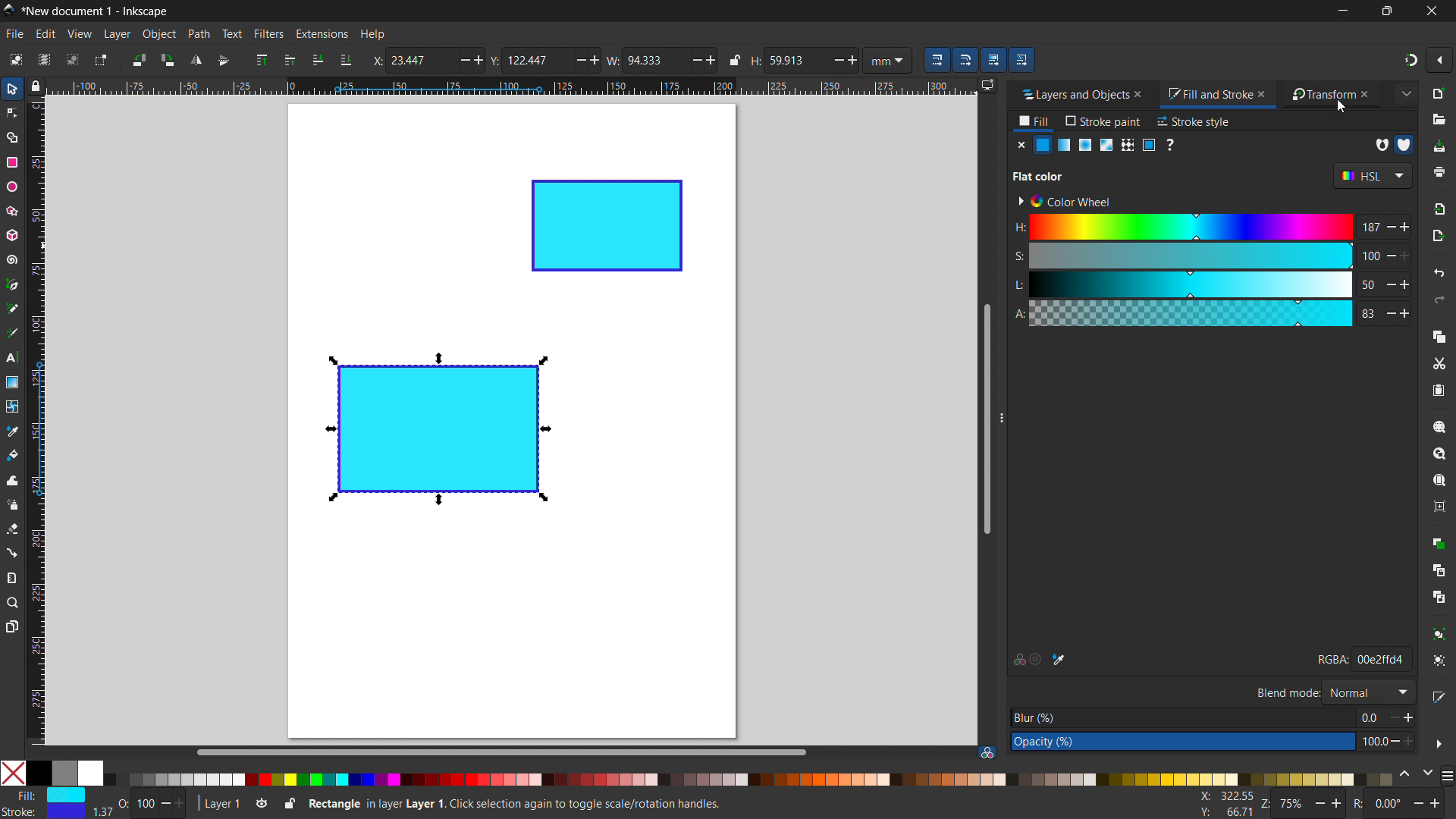 The width and height of the screenshot is (1456, 819). Describe the element at coordinates (1439, 120) in the screenshot. I see `open` at that location.